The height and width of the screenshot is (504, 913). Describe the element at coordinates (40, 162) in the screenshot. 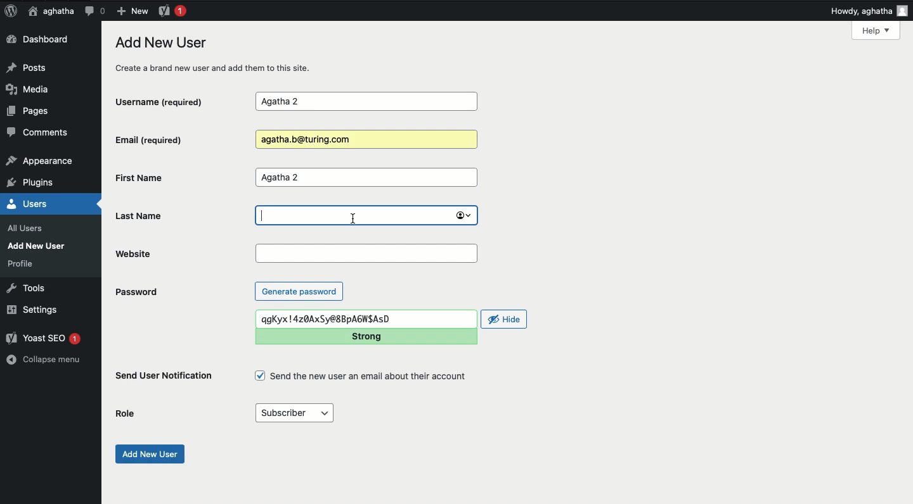

I see `appearance` at that location.